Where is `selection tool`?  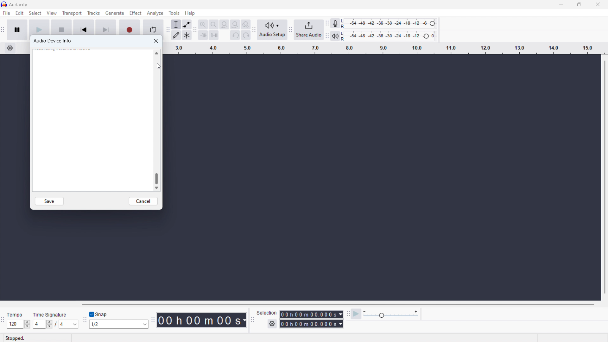
selection tool is located at coordinates (176, 24).